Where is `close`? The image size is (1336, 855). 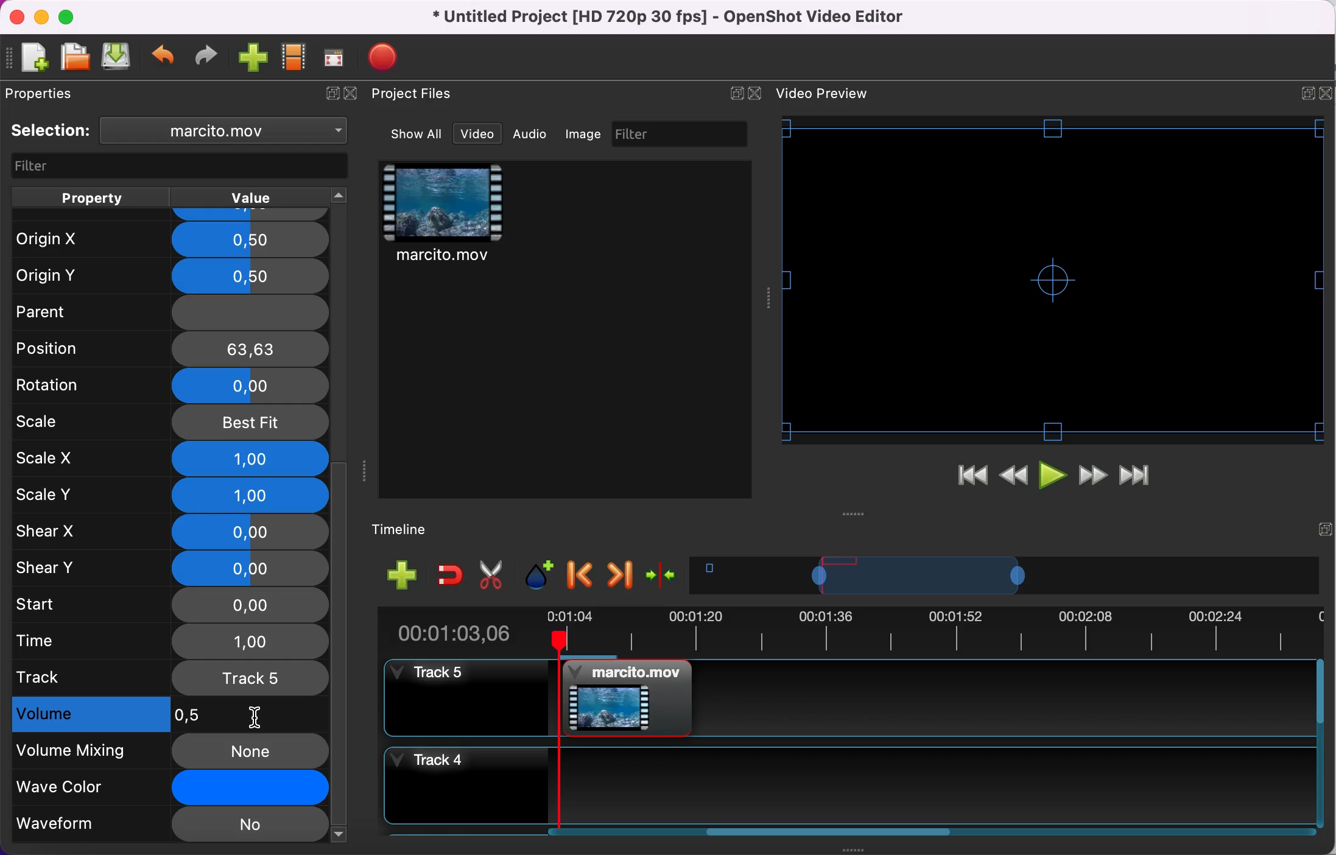
close is located at coordinates (16, 18).